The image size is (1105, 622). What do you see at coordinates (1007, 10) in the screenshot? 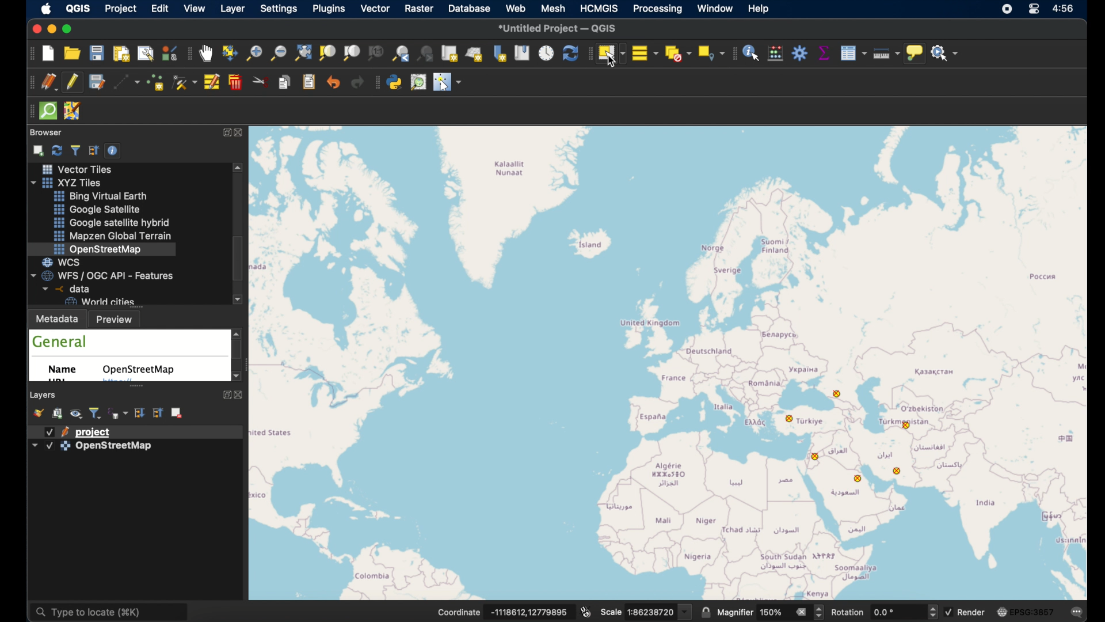
I see `screen recorder icon` at bounding box center [1007, 10].